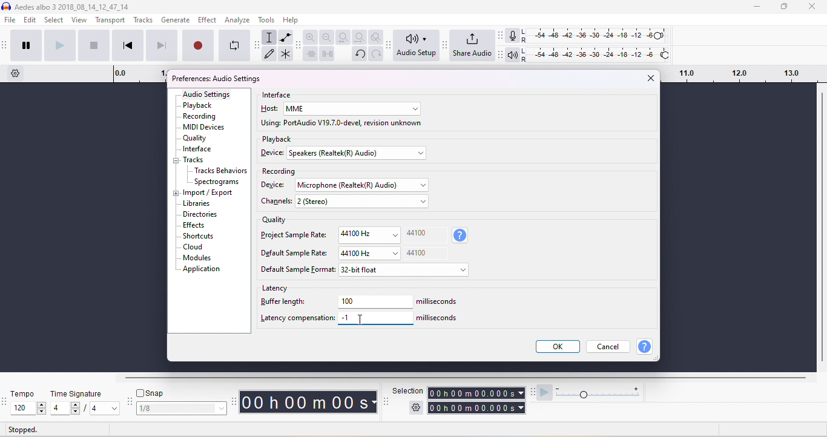 The width and height of the screenshot is (827, 437). Describe the element at coordinates (298, 270) in the screenshot. I see `default sample format` at that location.